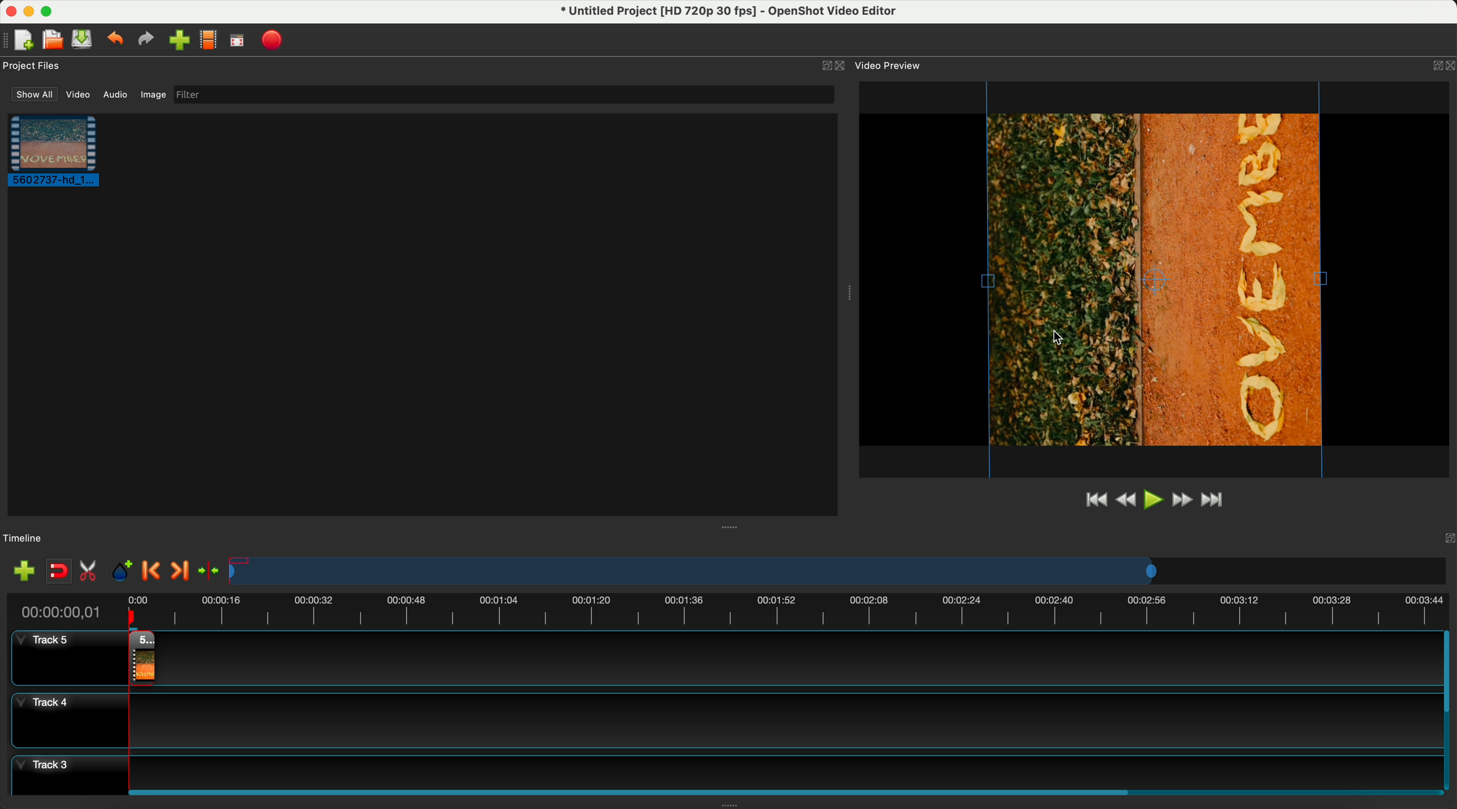  Describe the element at coordinates (78, 96) in the screenshot. I see `video` at that location.